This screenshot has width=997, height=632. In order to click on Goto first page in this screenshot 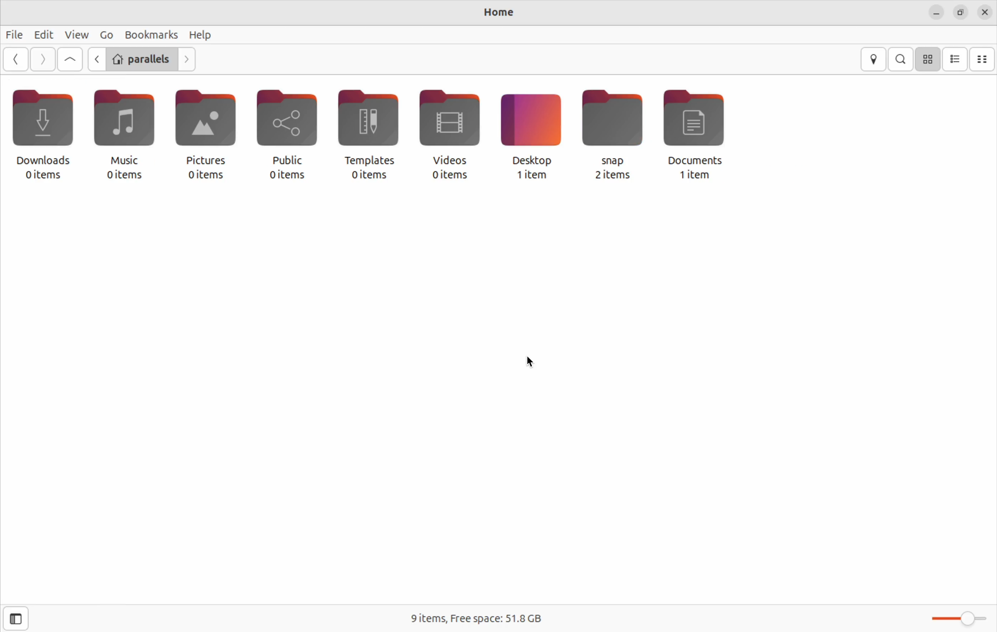, I will do `click(70, 60)`.